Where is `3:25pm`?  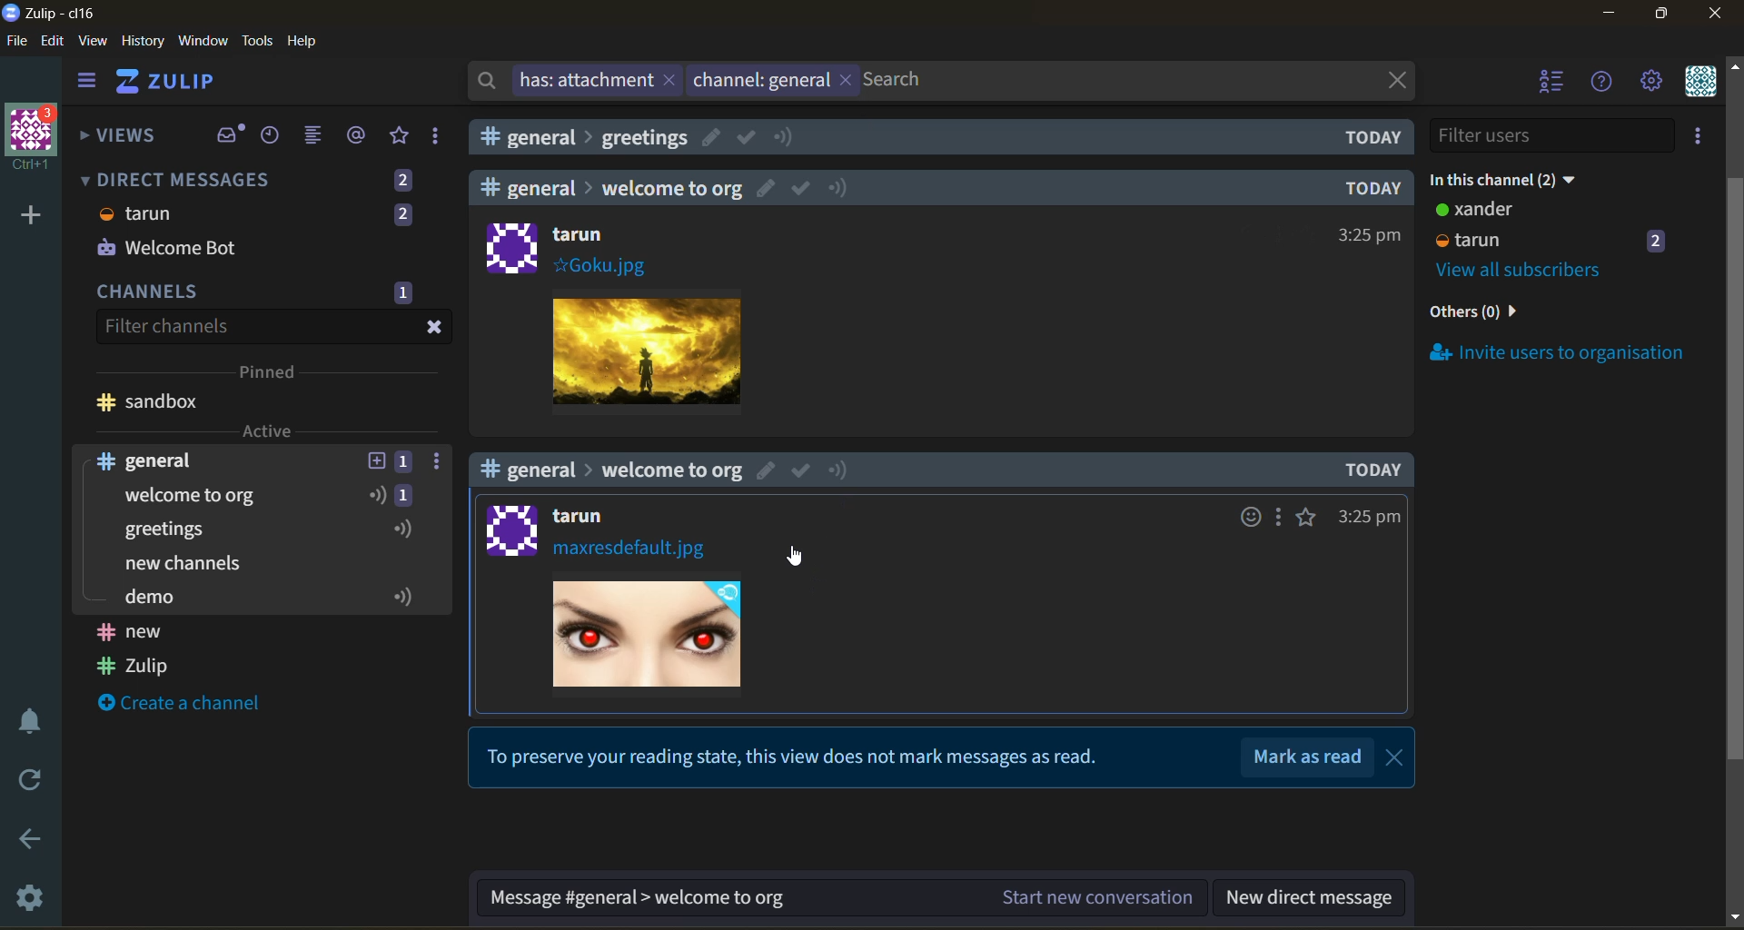 3:25pm is located at coordinates (1367, 515).